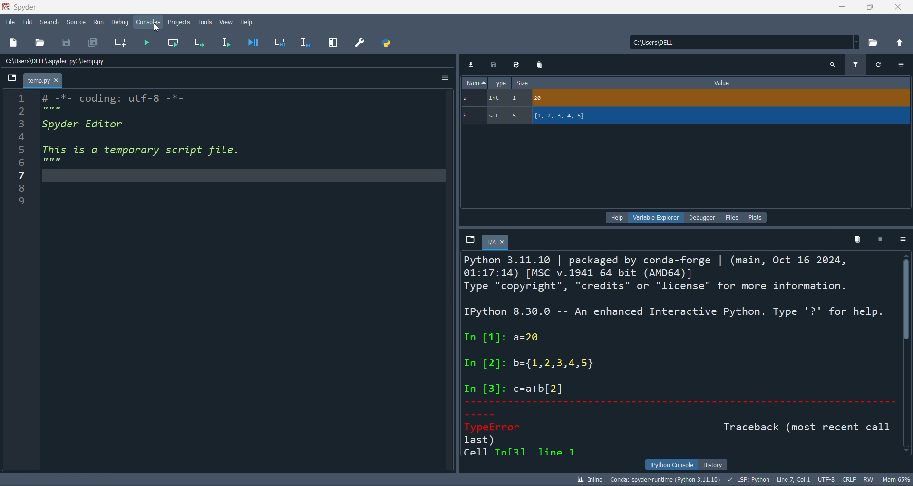  Describe the element at coordinates (903, 240) in the screenshot. I see `more options` at that location.